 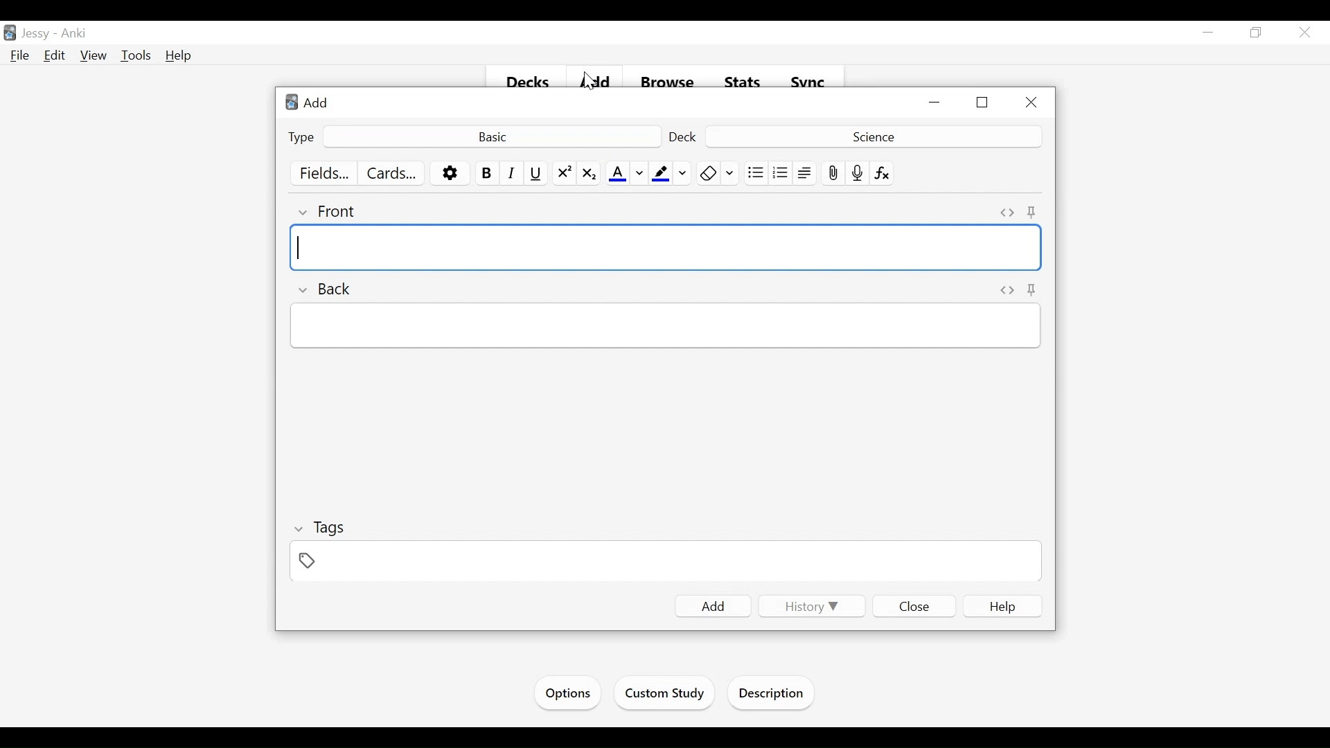 I want to click on History, so click(x=809, y=606).